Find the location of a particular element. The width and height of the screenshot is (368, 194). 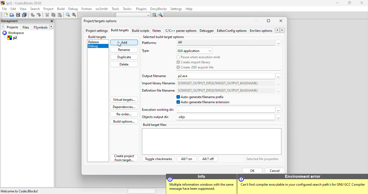

save is located at coordinates (19, 15).